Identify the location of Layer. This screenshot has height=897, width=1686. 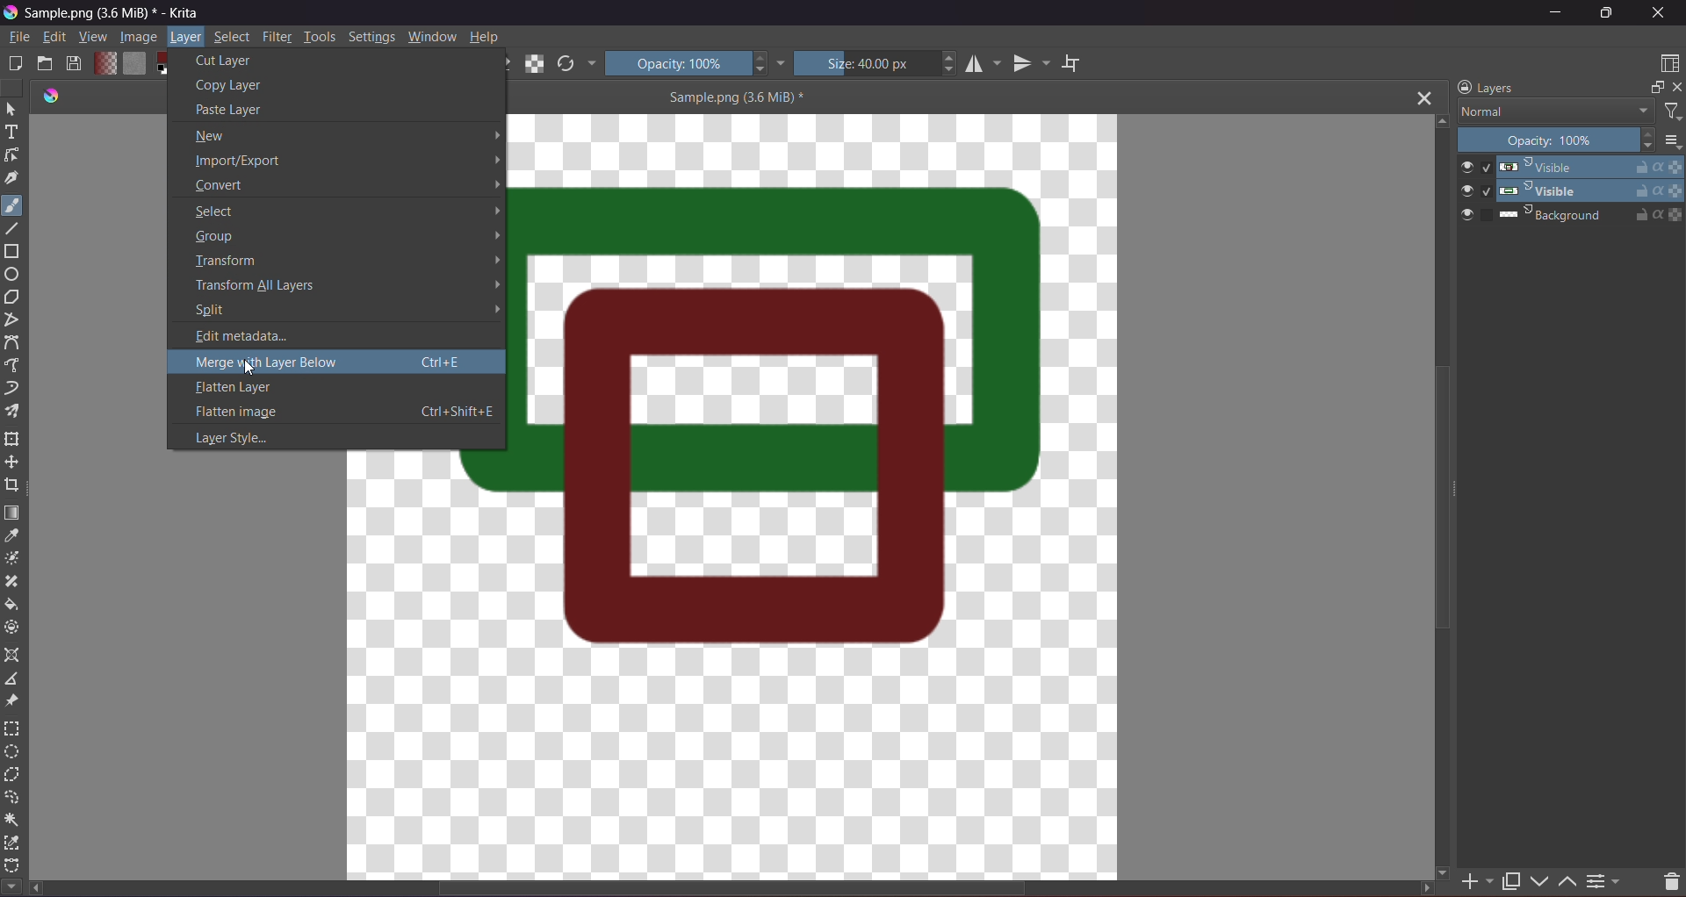
(186, 39).